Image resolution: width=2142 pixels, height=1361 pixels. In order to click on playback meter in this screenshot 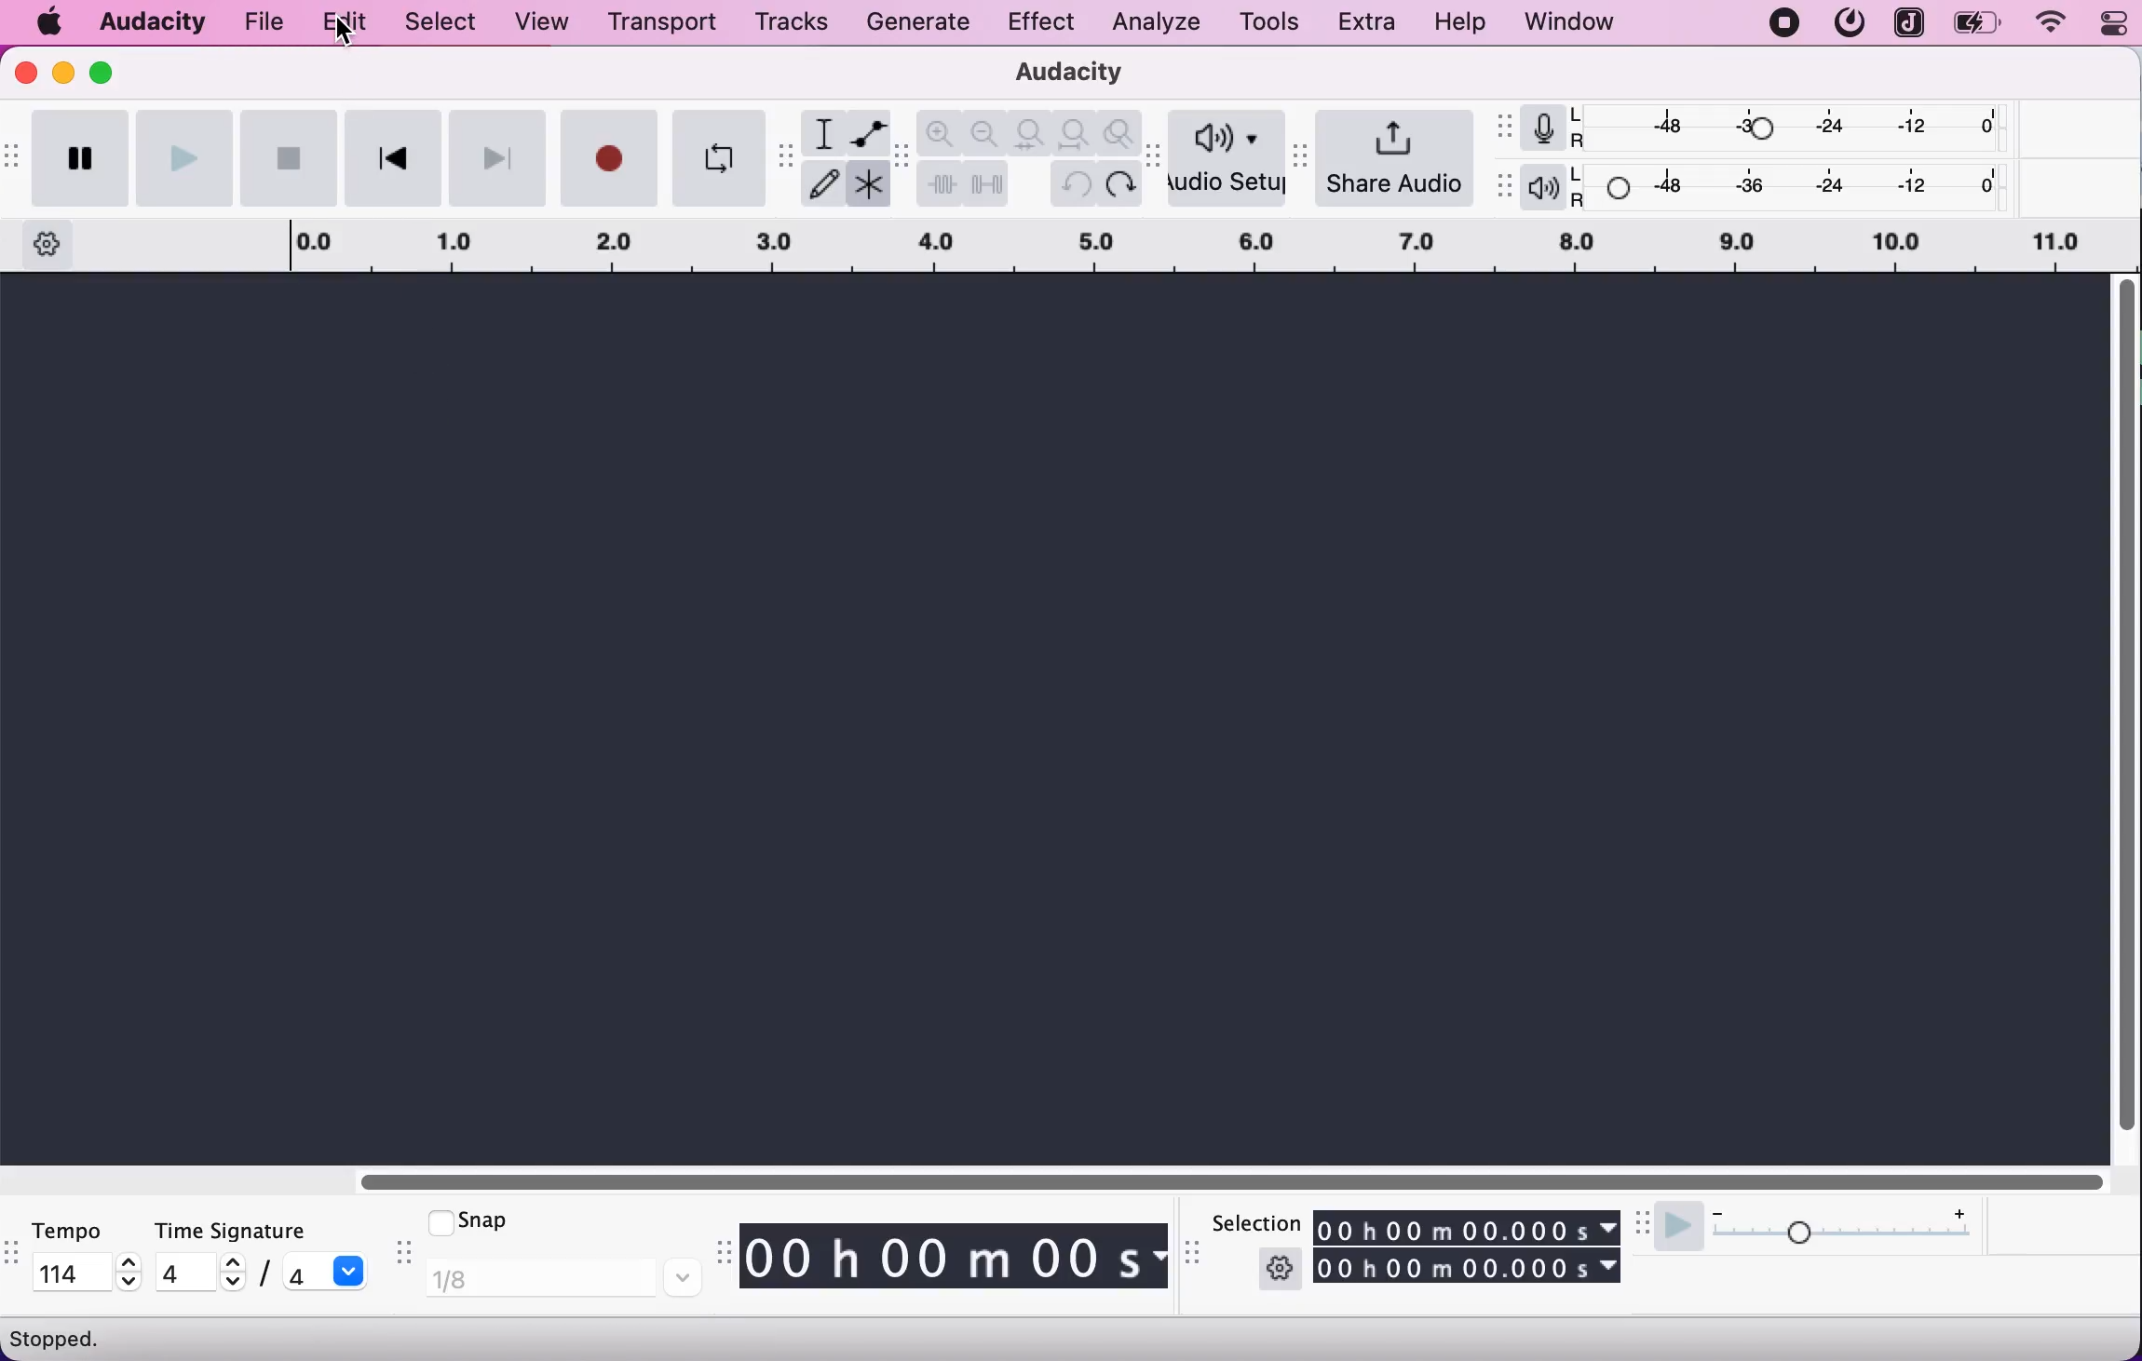, I will do `click(1543, 187)`.